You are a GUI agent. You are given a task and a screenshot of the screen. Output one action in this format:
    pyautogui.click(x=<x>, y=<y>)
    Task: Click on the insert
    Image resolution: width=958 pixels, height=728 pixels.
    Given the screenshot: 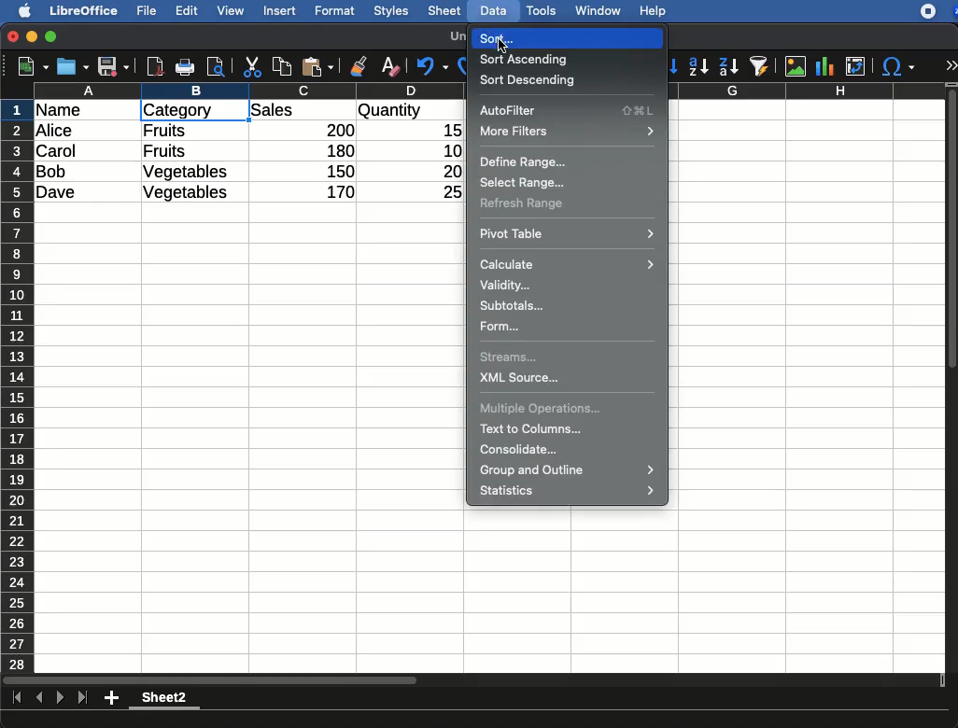 What is the action you would take?
    pyautogui.click(x=280, y=10)
    